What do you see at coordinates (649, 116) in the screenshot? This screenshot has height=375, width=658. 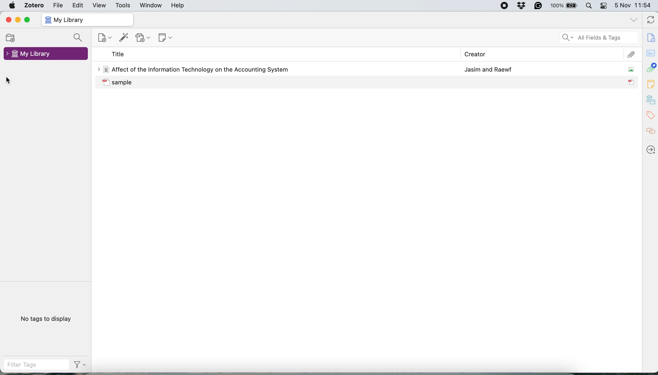 I see `tags` at bounding box center [649, 116].